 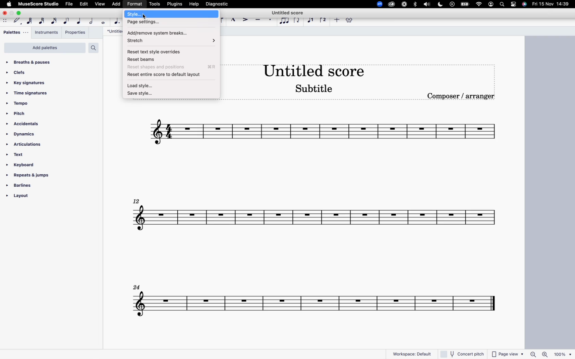 I want to click on battery, so click(x=465, y=4).